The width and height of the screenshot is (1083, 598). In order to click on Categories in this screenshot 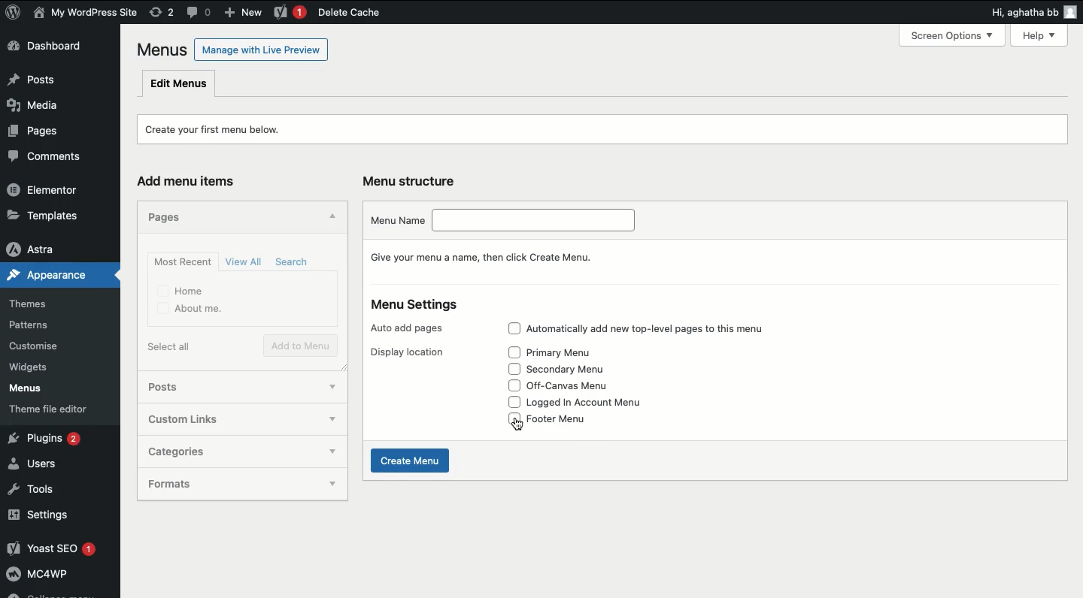, I will do `click(223, 451)`.